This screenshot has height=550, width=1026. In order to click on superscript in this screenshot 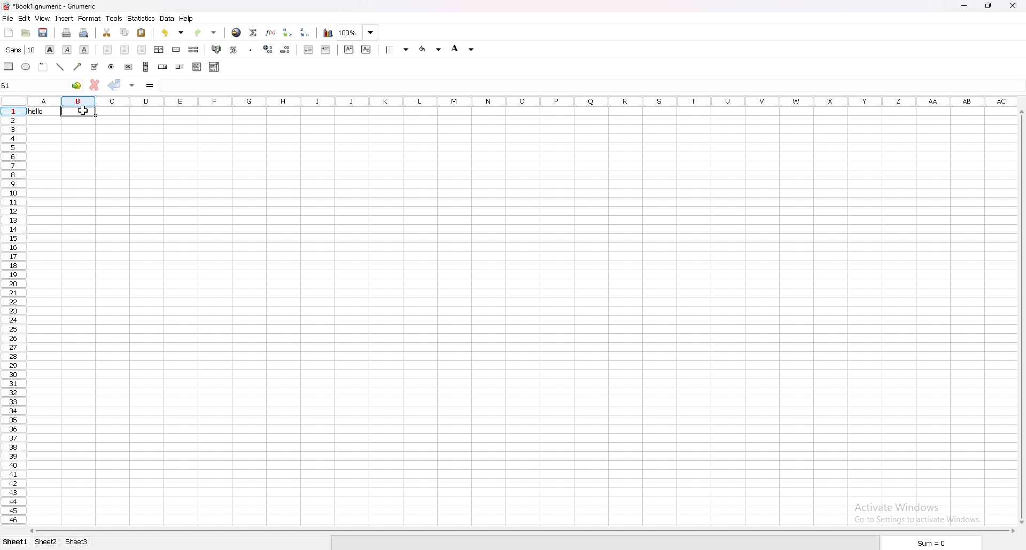, I will do `click(349, 49)`.